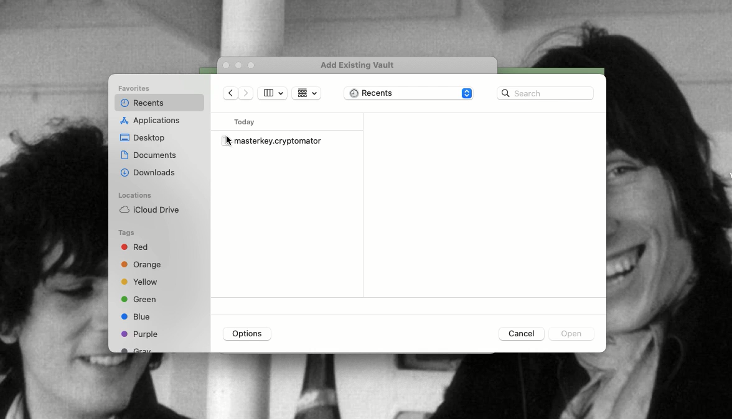  What do you see at coordinates (149, 209) in the screenshot?
I see `iCloud Drive` at bounding box center [149, 209].